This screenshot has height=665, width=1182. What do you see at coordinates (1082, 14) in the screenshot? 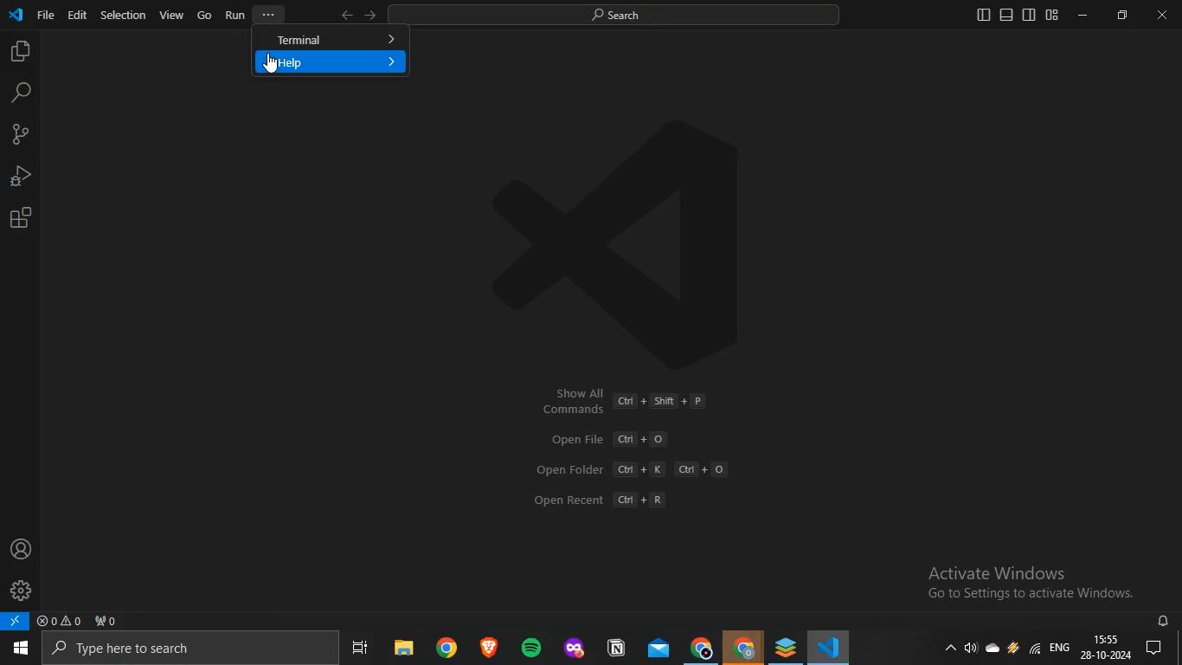
I see `minimize` at bounding box center [1082, 14].